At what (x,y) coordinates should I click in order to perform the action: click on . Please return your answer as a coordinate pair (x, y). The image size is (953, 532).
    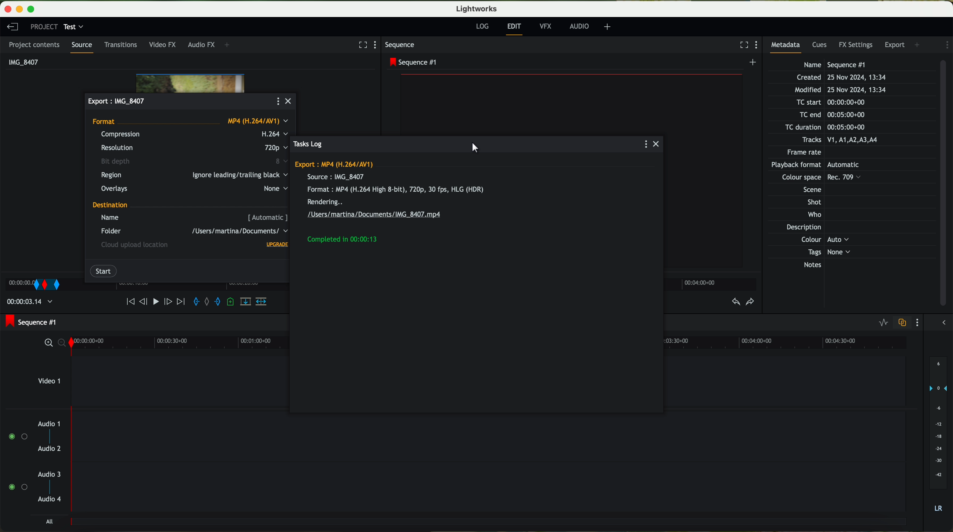
    Looking at the image, I should click on (809, 189).